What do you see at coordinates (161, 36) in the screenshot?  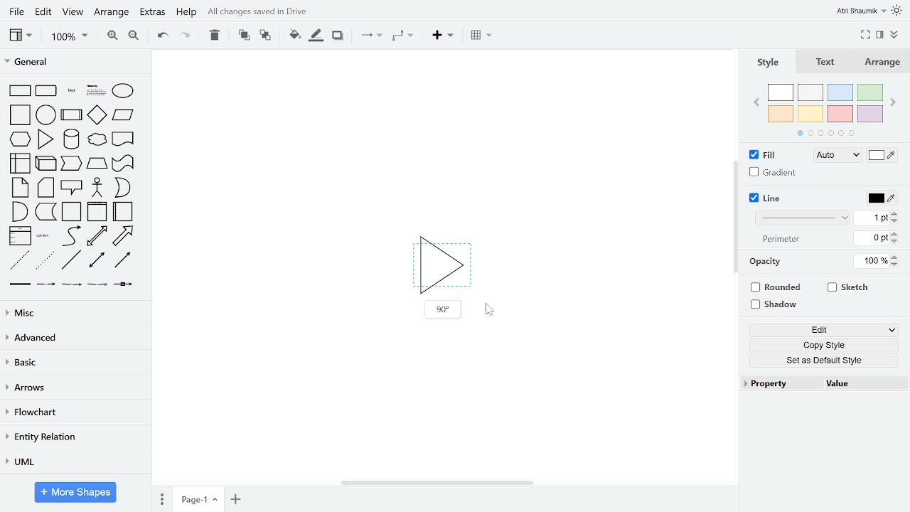 I see `undo` at bounding box center [161, 36].